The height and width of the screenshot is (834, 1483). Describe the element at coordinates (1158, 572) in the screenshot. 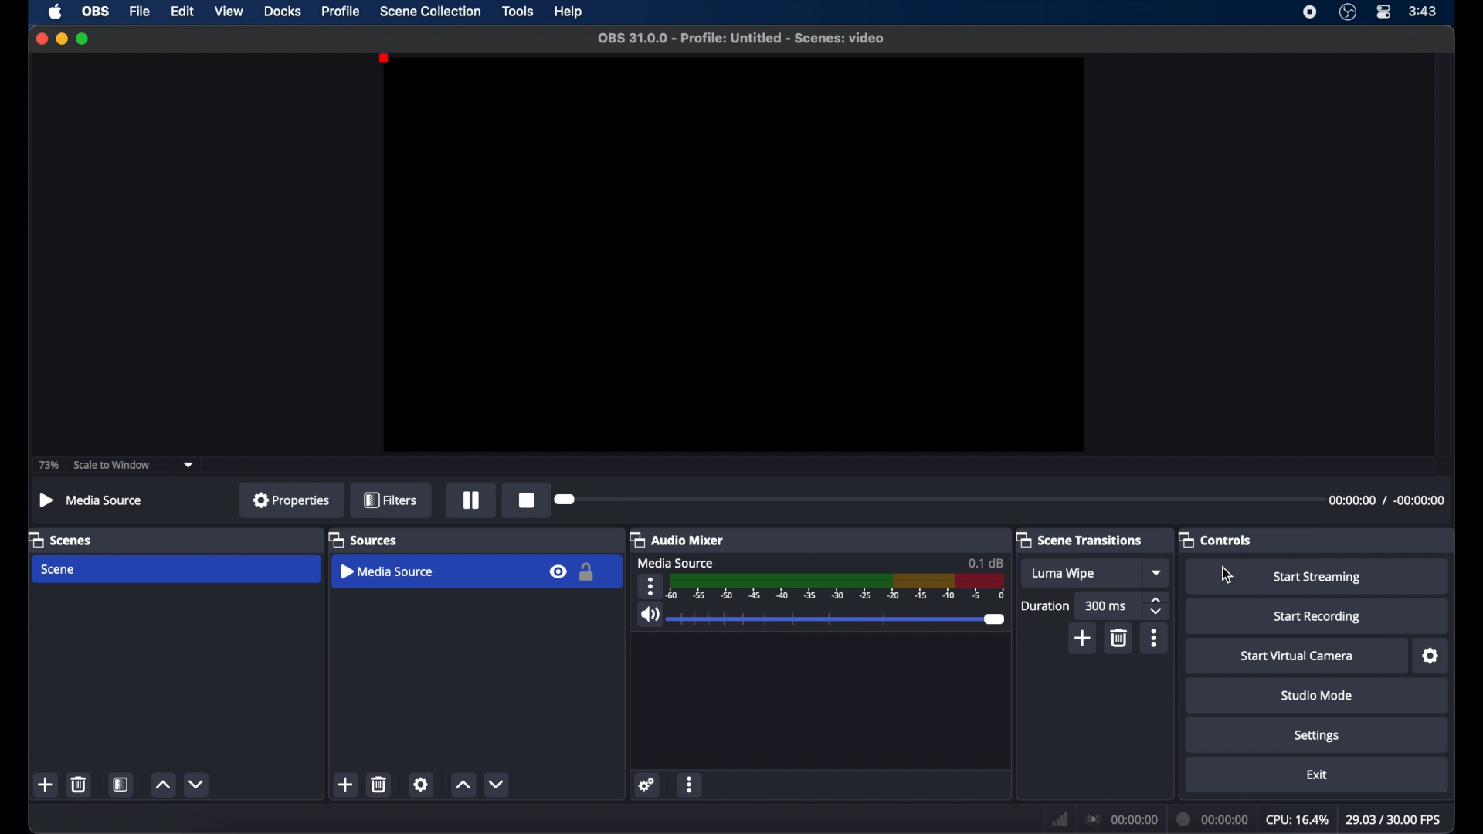

I see `dropdown` at that location.